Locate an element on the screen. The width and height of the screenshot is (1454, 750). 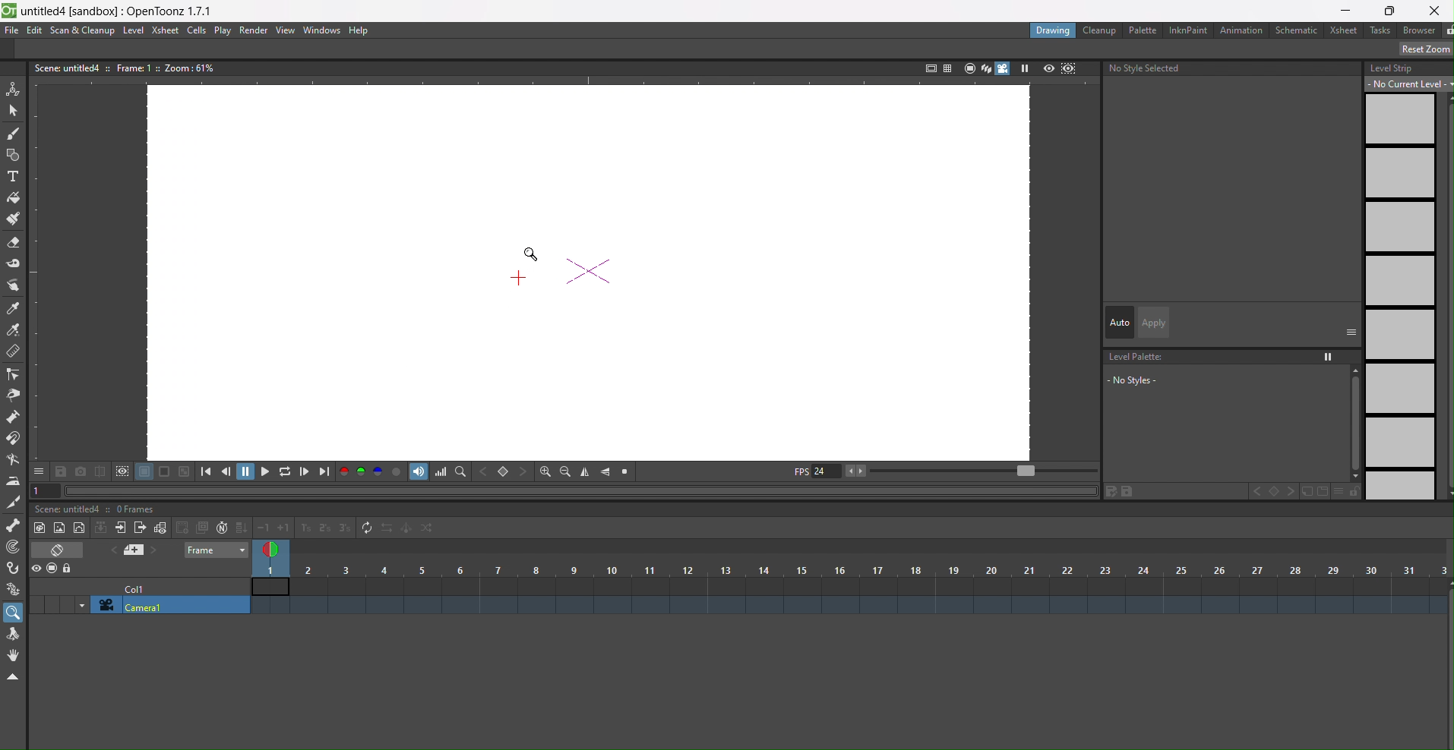
new toonz level is located at coordinates (80, 529).